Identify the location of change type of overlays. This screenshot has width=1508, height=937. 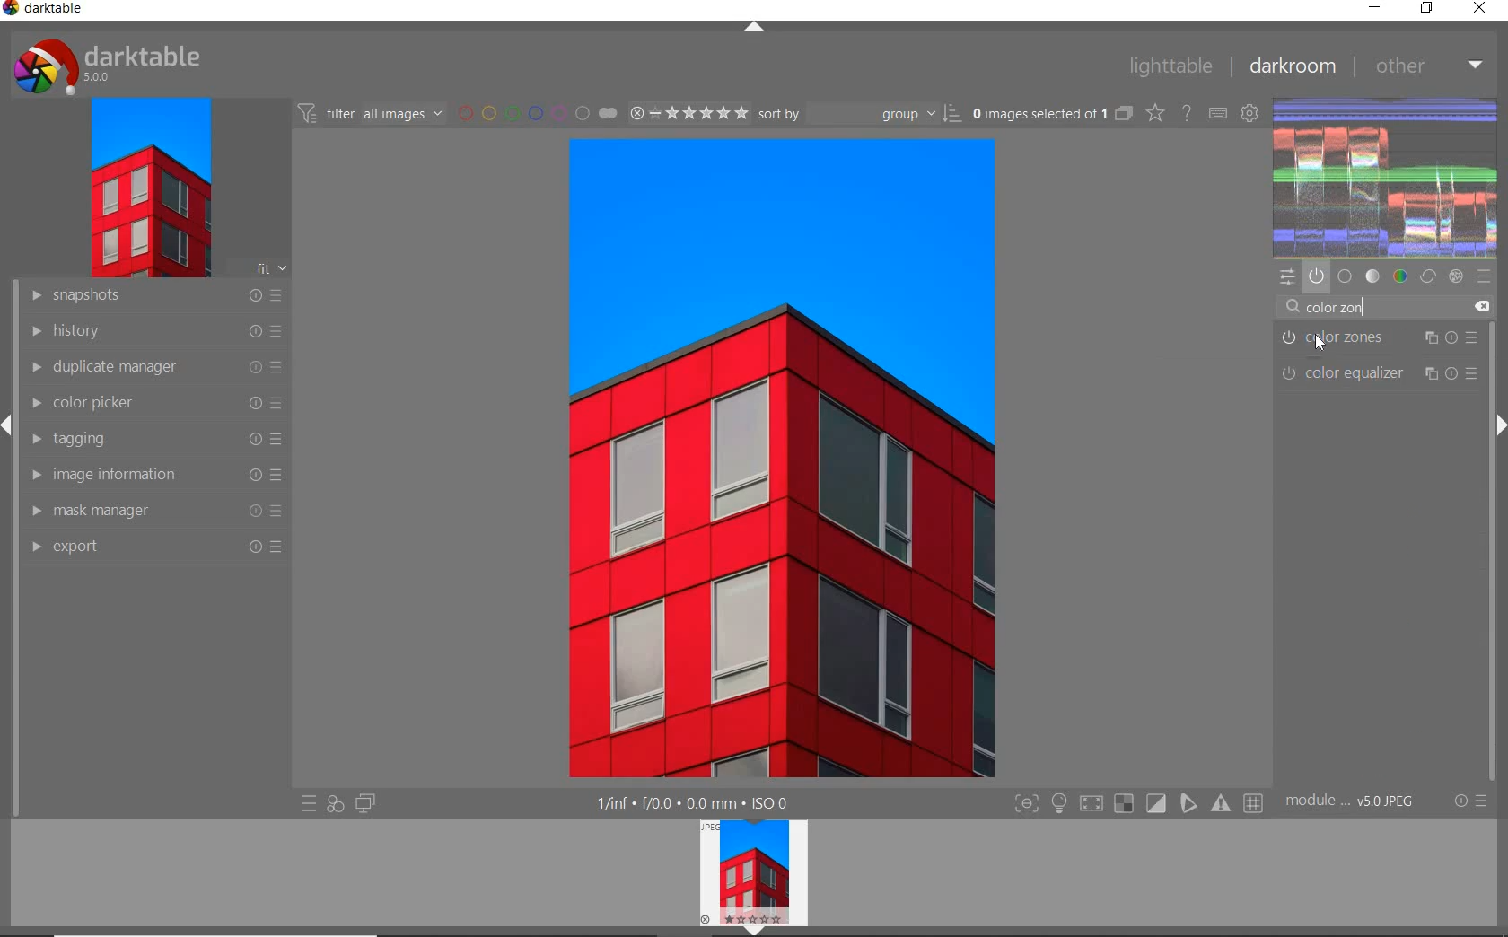
(1157, 114).